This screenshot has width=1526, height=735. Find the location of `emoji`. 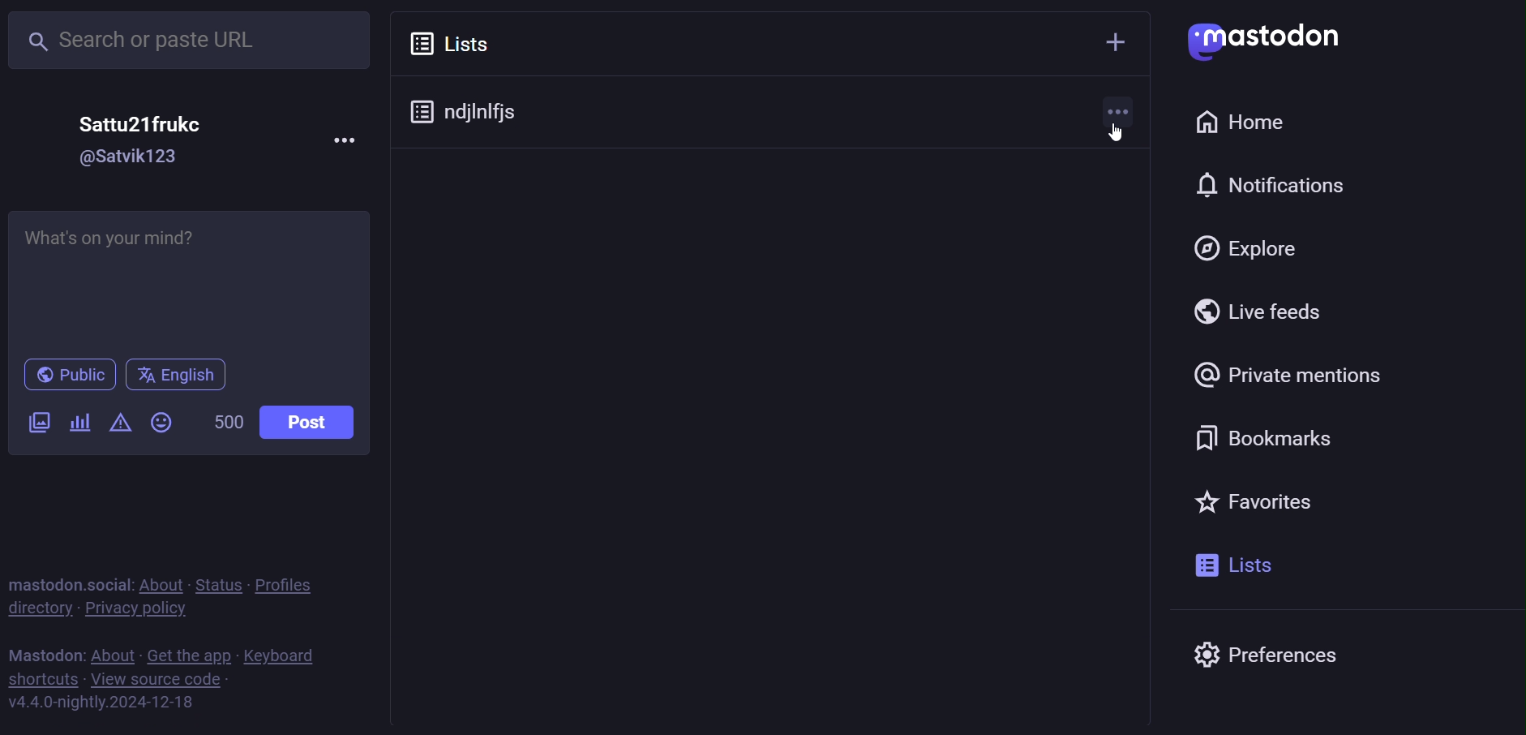

emoji is located at coordinates (161, 422).